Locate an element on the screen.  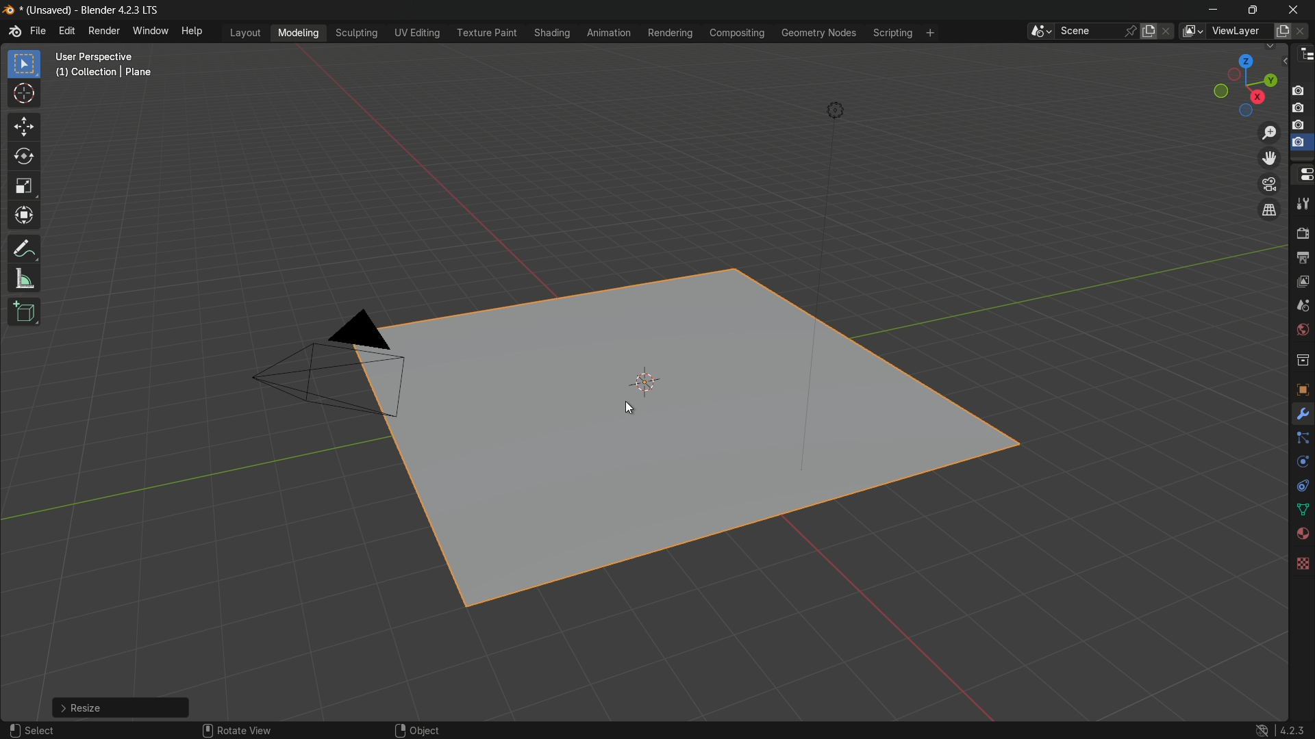
transform is located at coordinates (26, 218).